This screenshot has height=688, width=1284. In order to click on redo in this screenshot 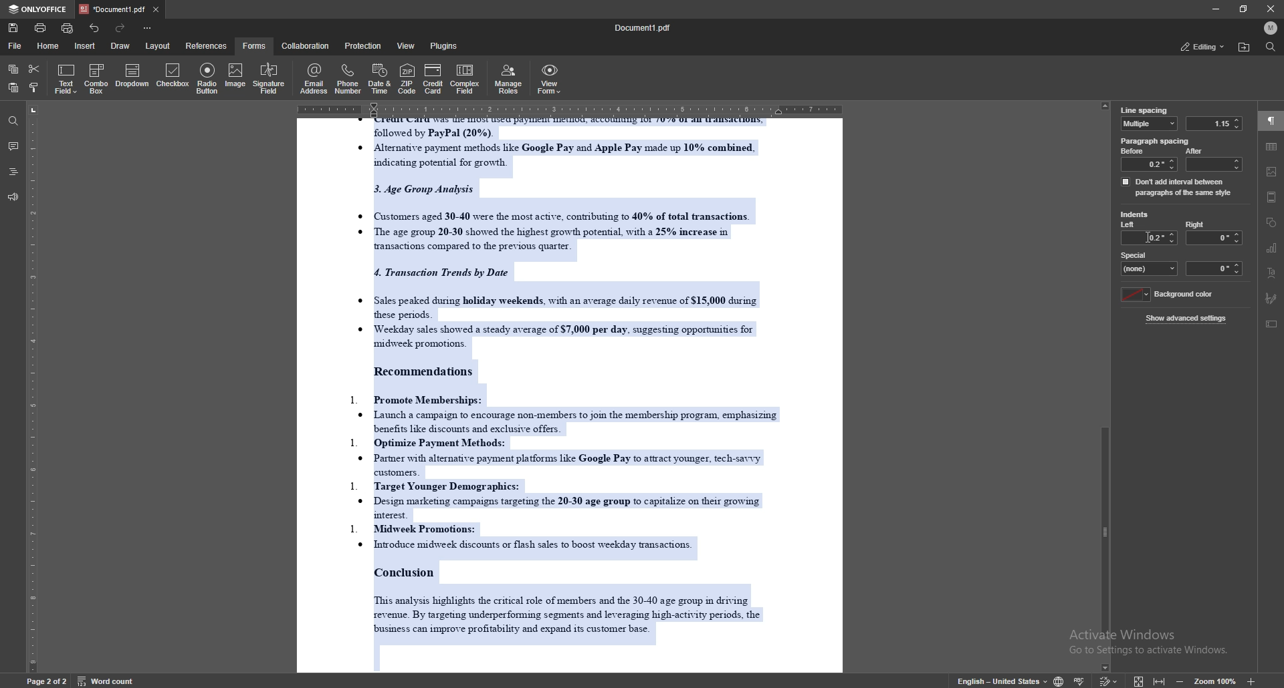, I will do `click(119, 28)`.